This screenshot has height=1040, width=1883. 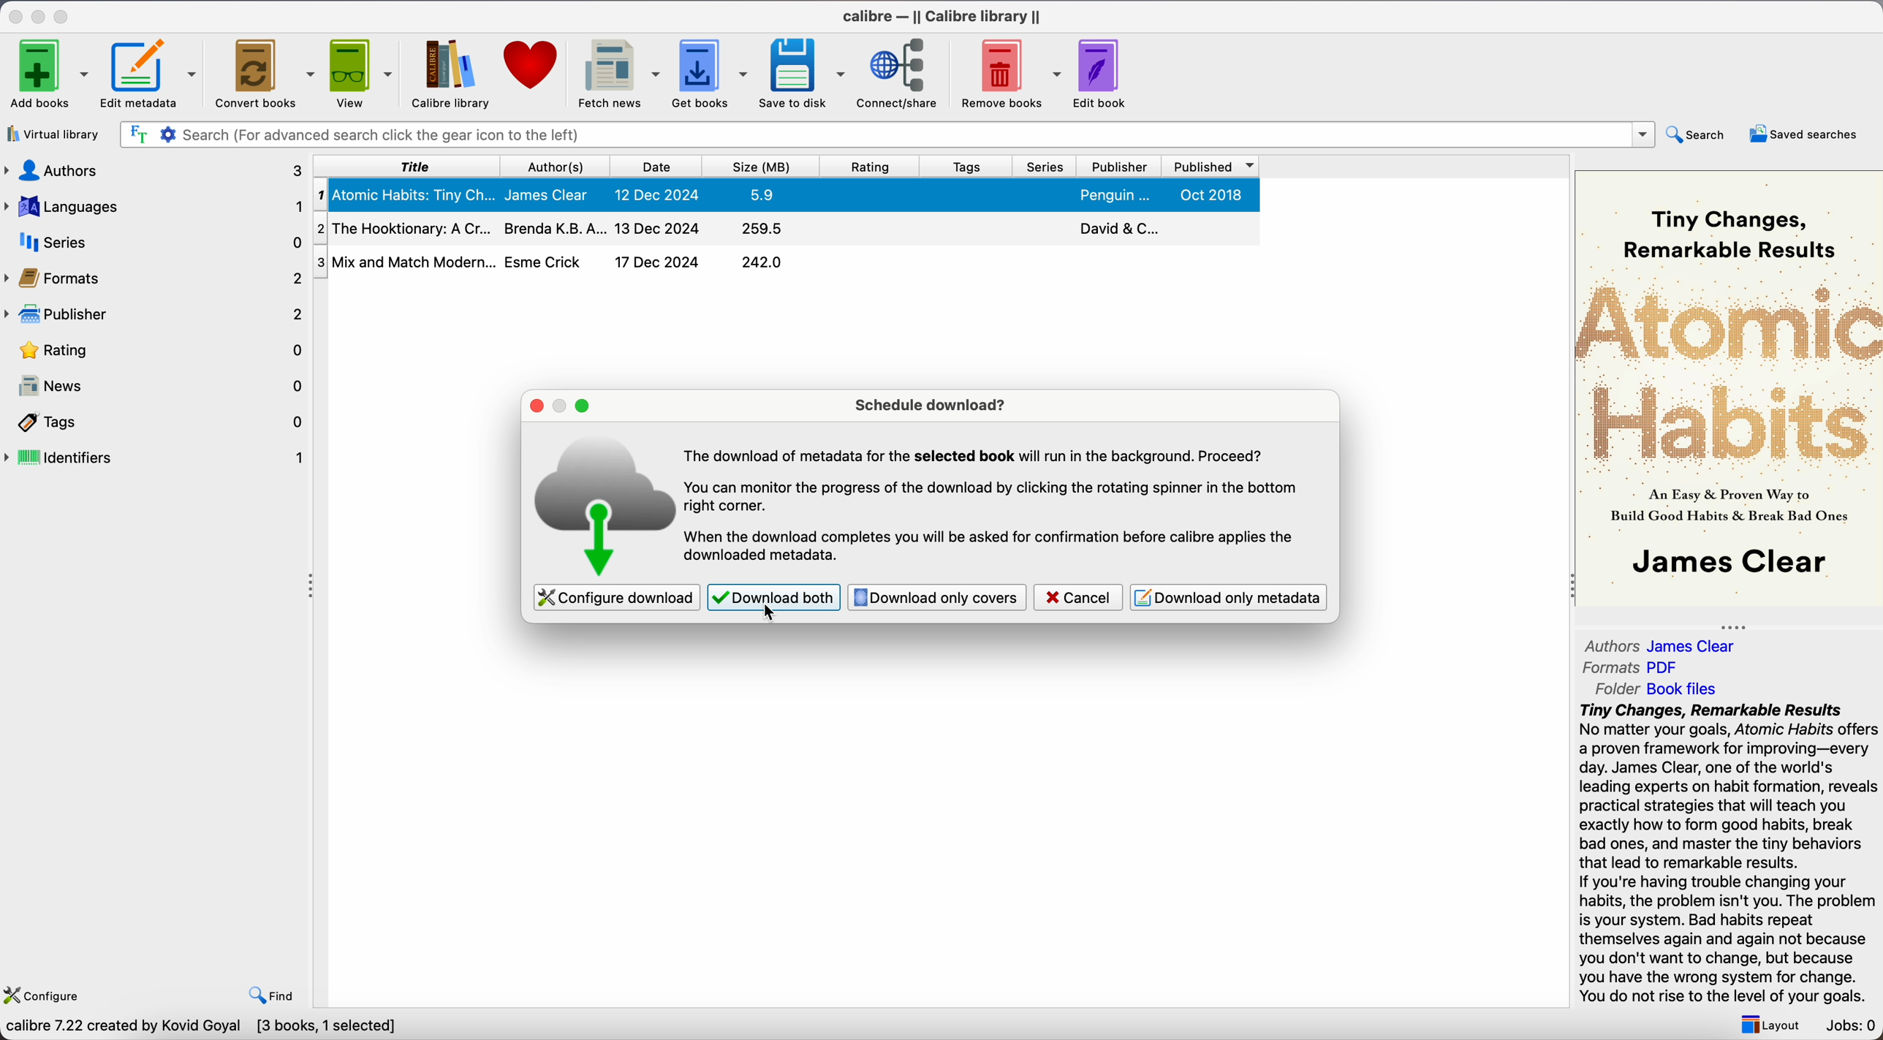 What do you see at coordinates (199, 1028) in the screenshot?
I see `calibre 7.22 created by Kovid Goyal [3 books, 1 selected]` at bounding box center [199, 1028].